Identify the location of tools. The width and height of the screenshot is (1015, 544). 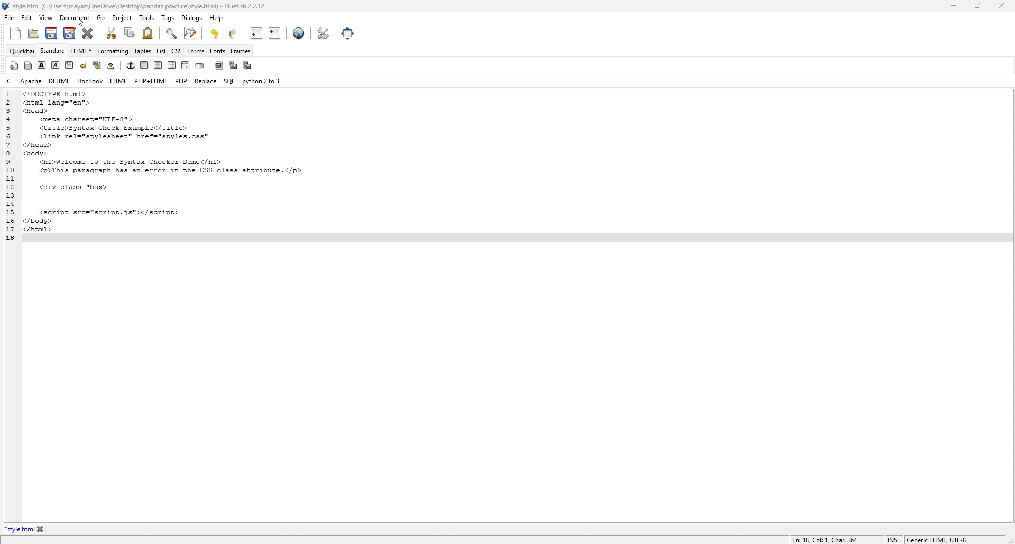
(147, 18).